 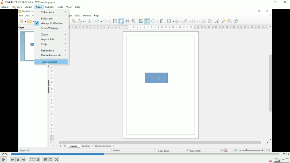 What do you see at coordinates (32, 160) in the screenshot?
I see `Toggle video in fullscreen` at bounding box center [32, 160].